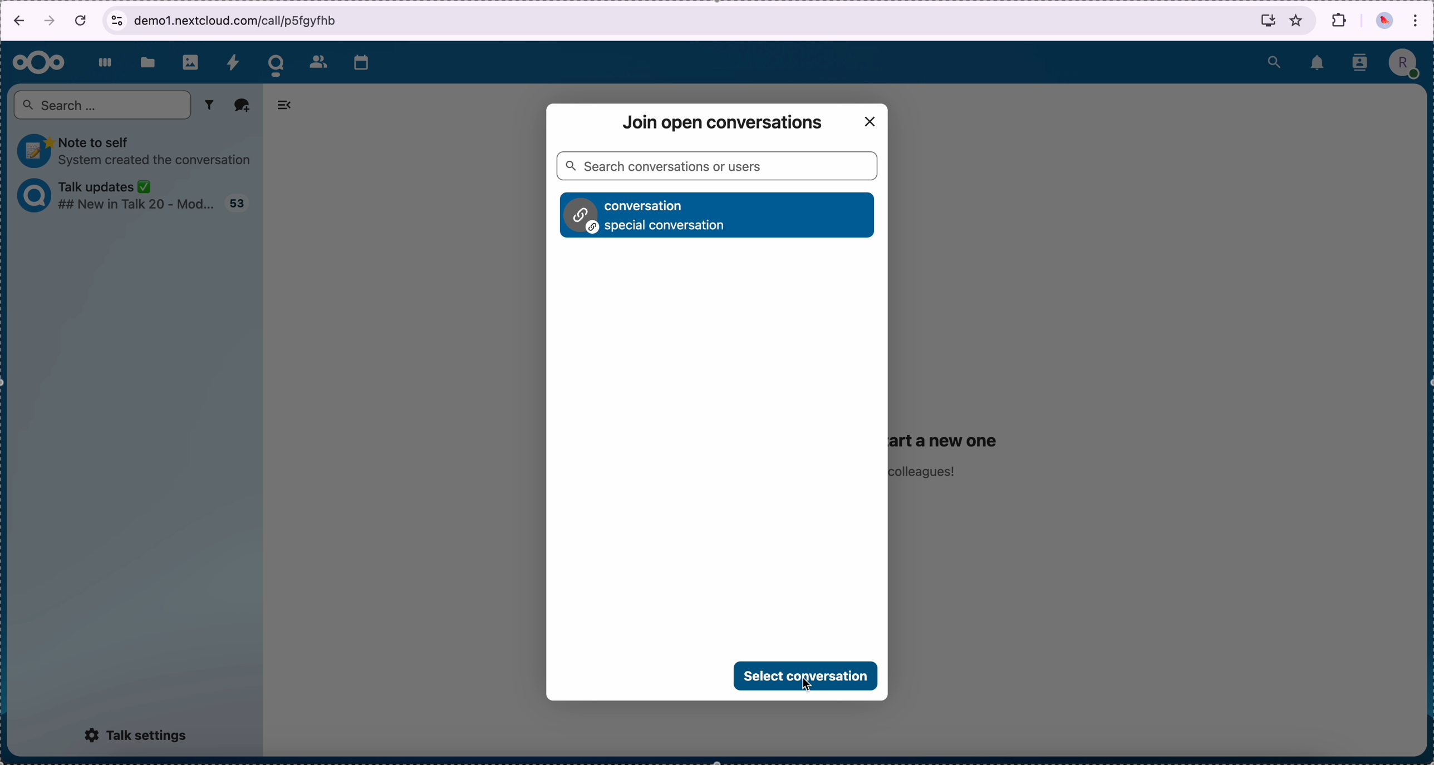 The height and width of the screenshot is (765, 1434). I want to click on photos, so click(191, 61).